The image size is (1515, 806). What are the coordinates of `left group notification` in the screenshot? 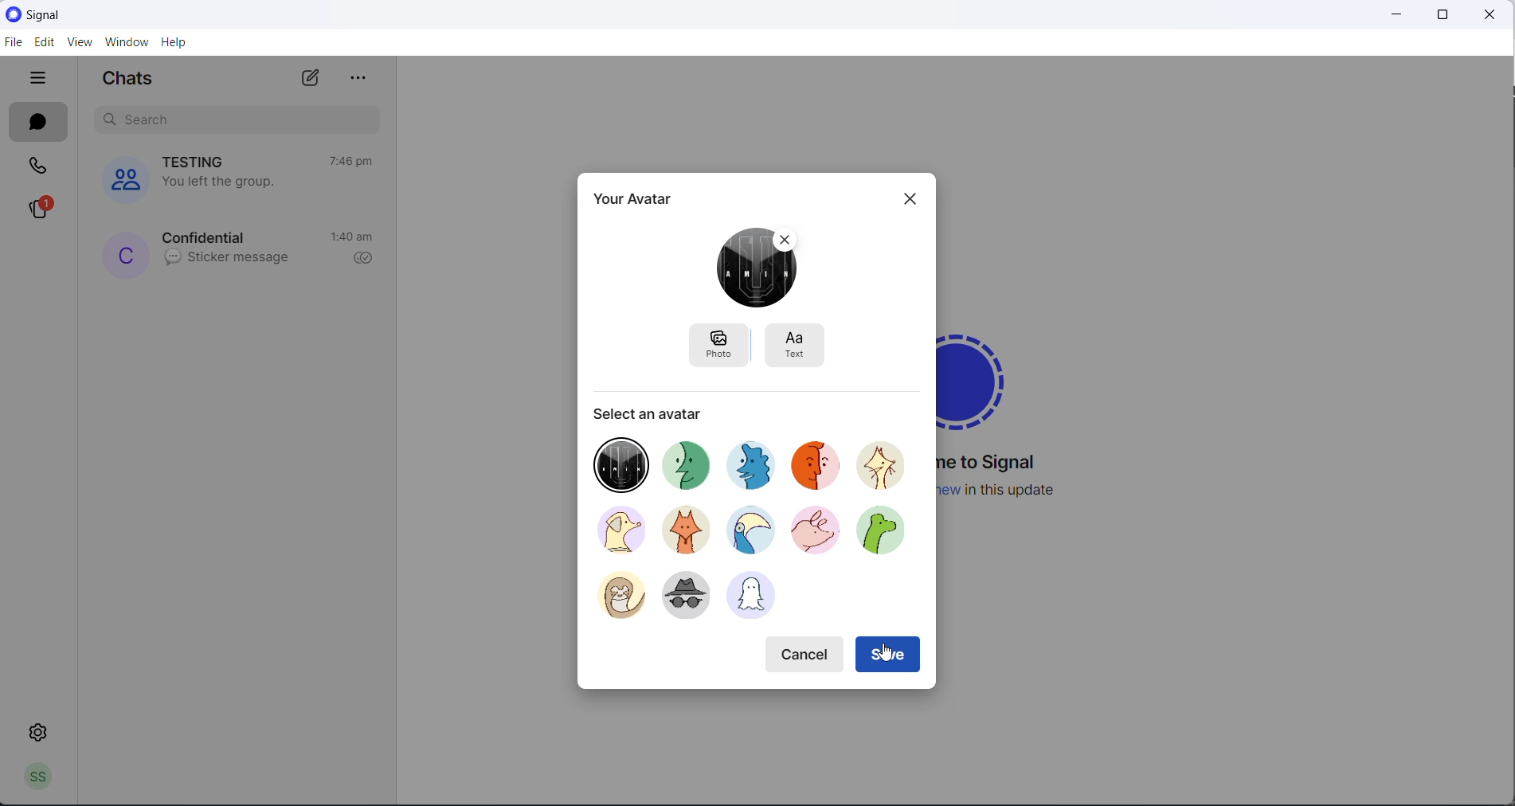 It's located at (229, 182).